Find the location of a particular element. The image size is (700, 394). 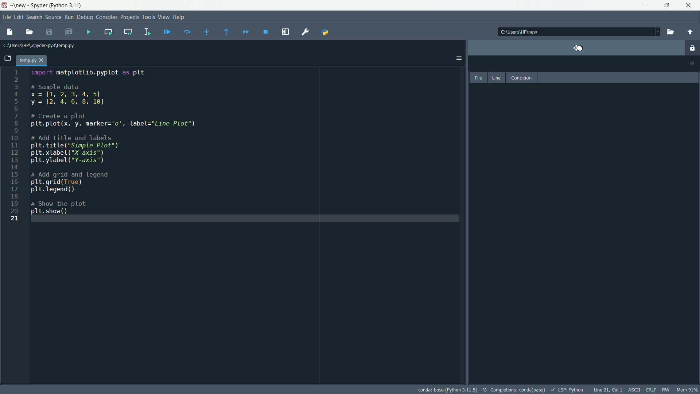

line is located at coordinates (497, 77).